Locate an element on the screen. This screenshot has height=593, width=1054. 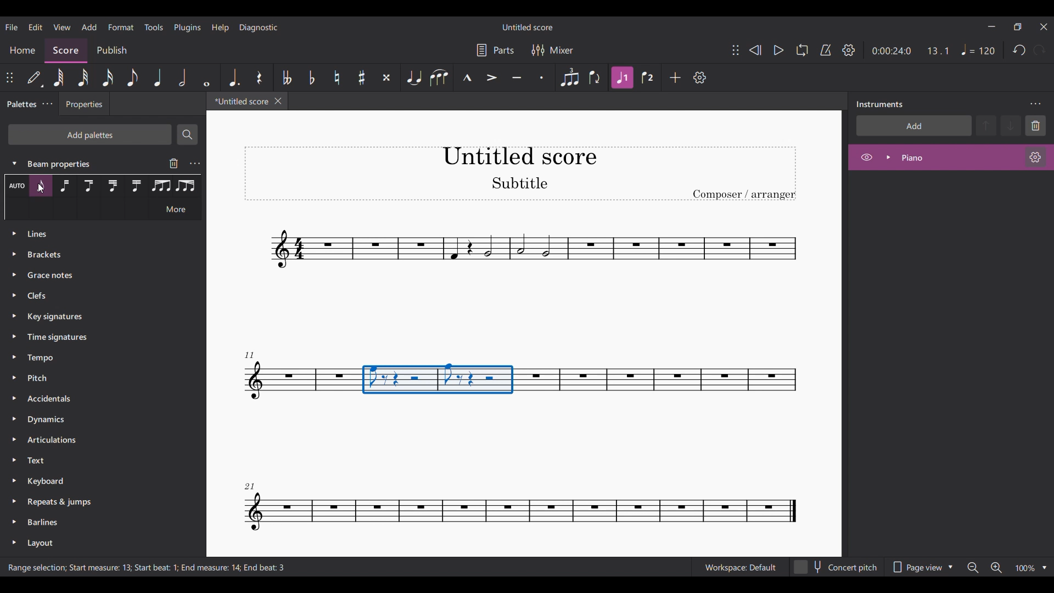
16th note is located at coordinates (107, 77).